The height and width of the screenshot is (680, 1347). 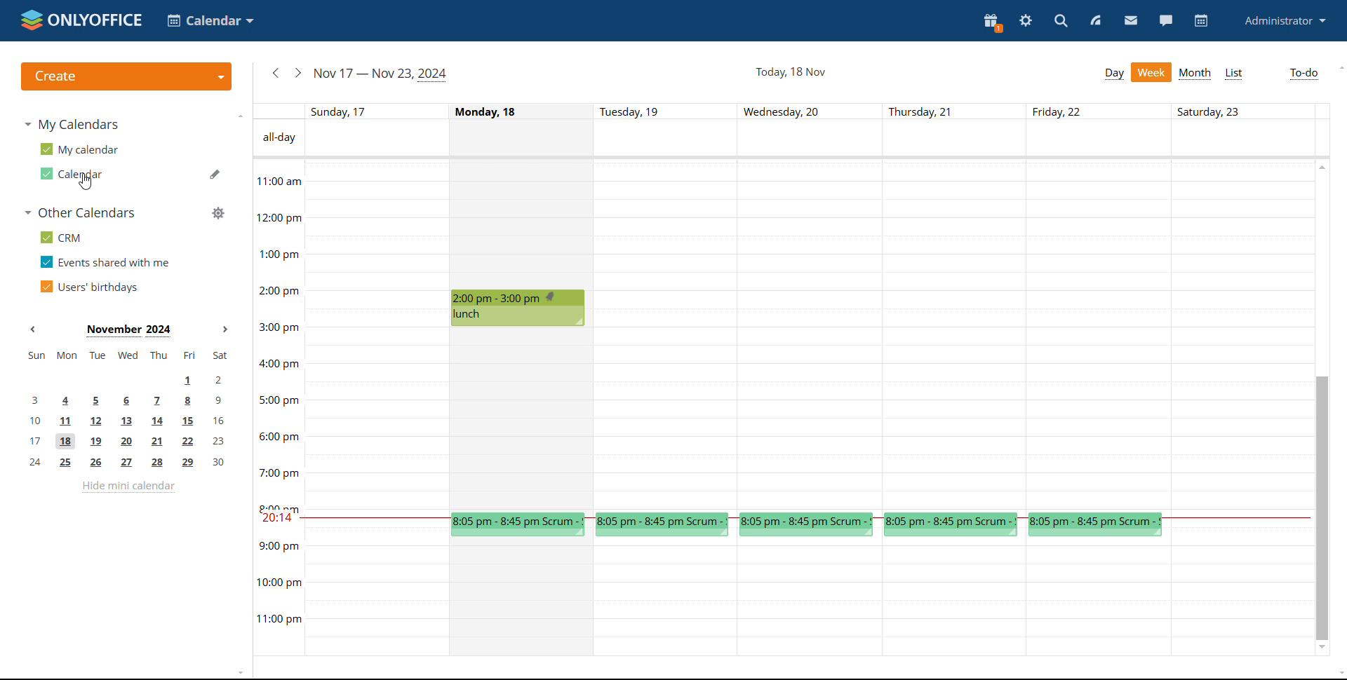 What do you see at coordinates (1285, 20) in the screenshot?
I see `profile` at bounding box center [1285, 20].